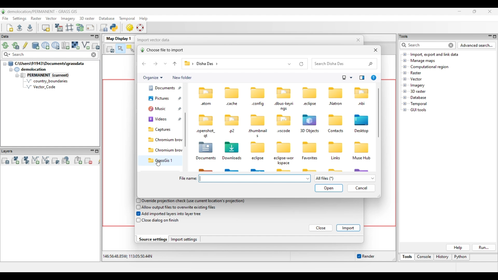  What do you see at coordinates (46, 28) in the screenshot?
I see `Start new map display` at bounding box center [46, 28].